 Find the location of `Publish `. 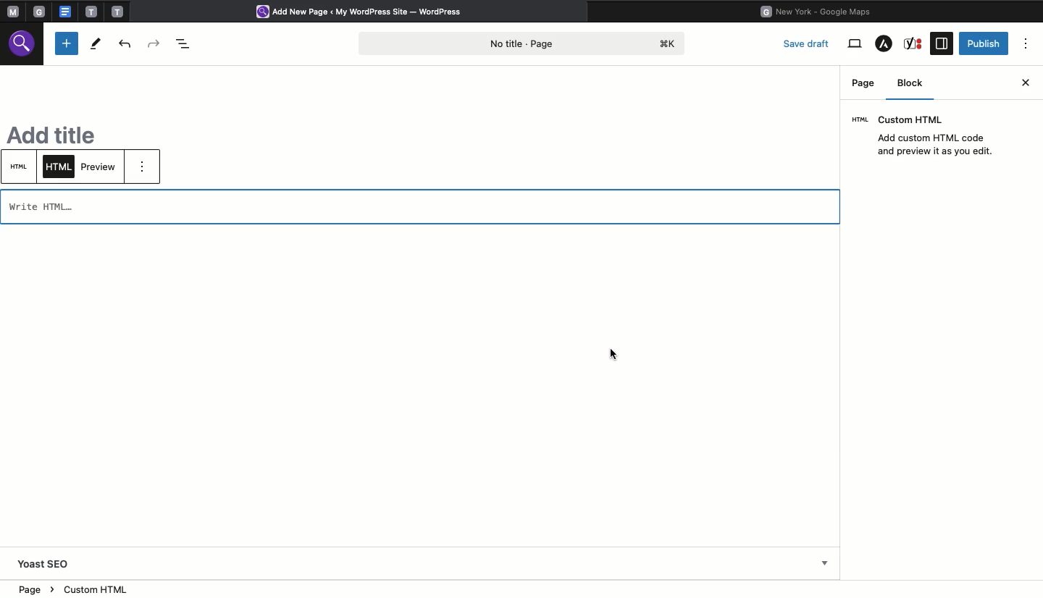

Publish  is located at coordinates (984, 43).